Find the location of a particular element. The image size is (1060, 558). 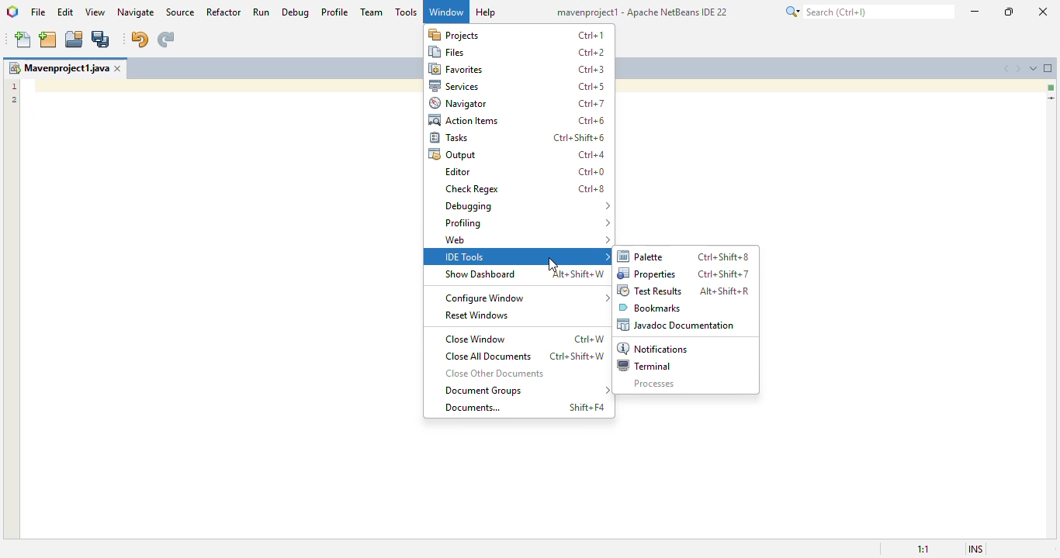

close is located at coordinates (1041, 12).